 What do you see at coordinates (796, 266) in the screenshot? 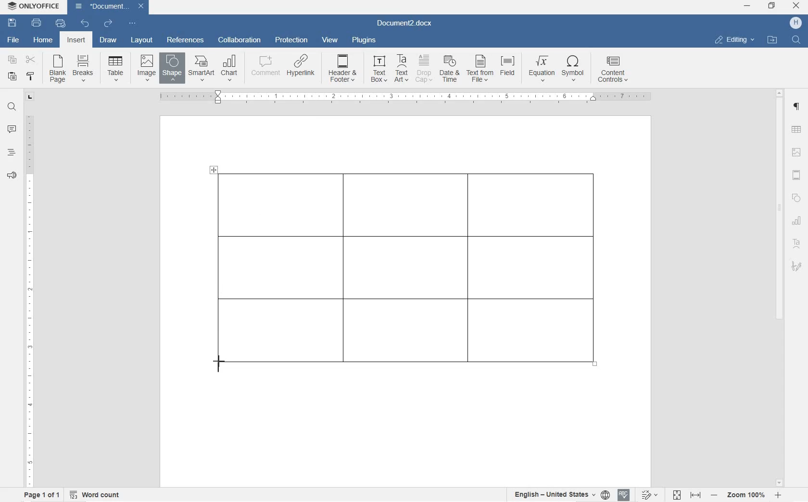
I see `signature` at bounding box center [796, 266].